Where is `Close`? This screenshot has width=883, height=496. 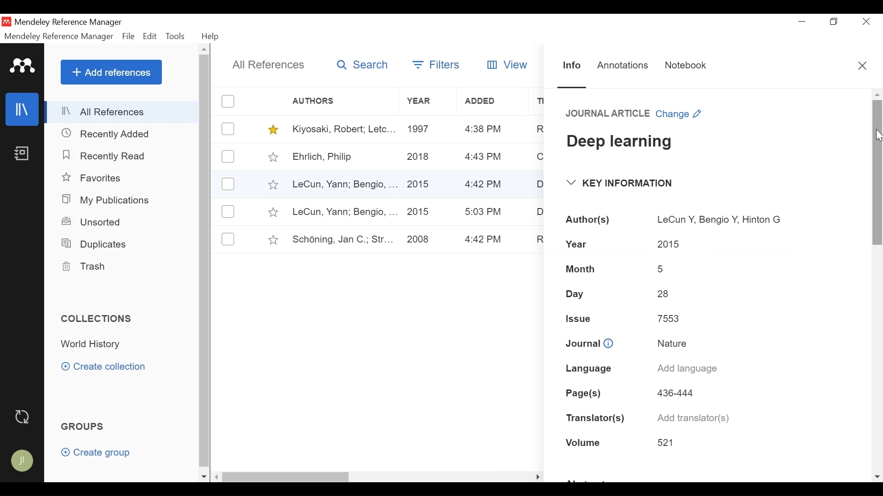 Close is located at coordinates (864, 66).